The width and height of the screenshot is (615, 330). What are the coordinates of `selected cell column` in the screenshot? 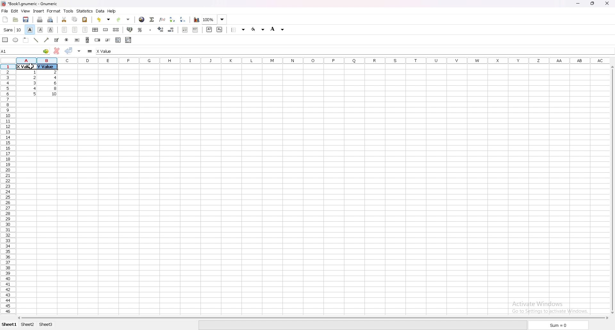 It's located at (47, 60).